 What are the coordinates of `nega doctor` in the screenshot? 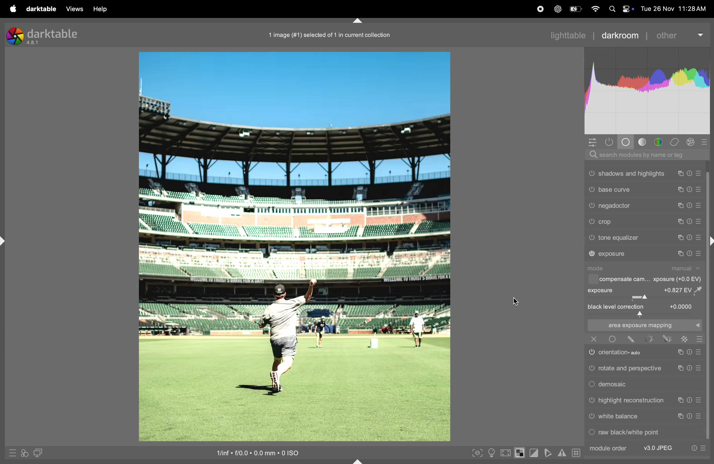 It's located at (616, 207).